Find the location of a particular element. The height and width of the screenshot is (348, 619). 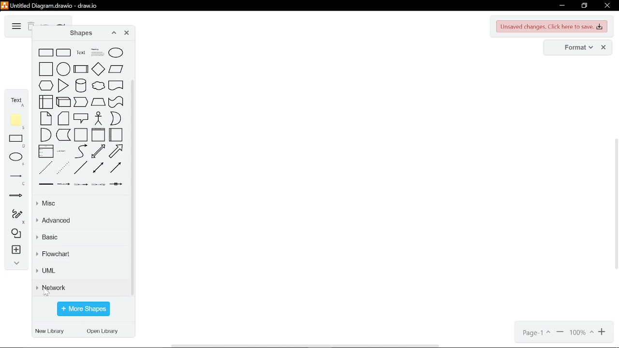

Misc is located at coordinates (80, 204).